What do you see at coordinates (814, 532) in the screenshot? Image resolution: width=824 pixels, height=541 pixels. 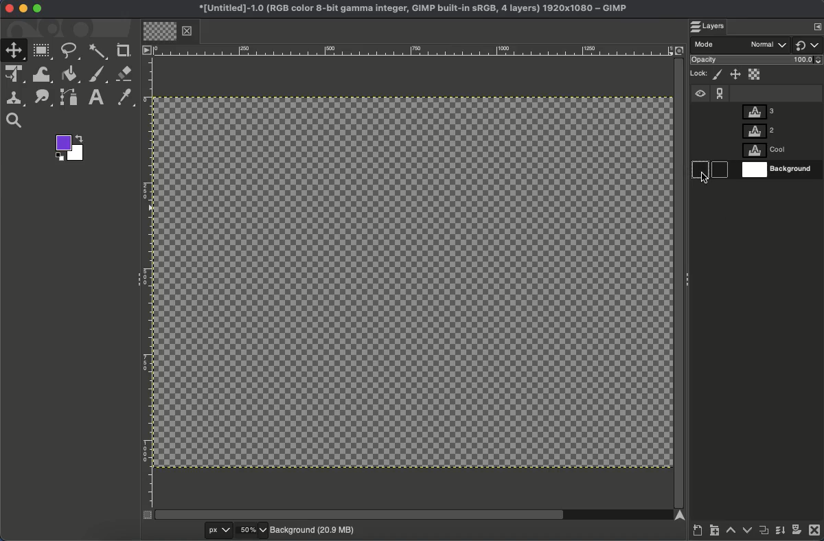 I see `Close` at bounding box center [814, 532].